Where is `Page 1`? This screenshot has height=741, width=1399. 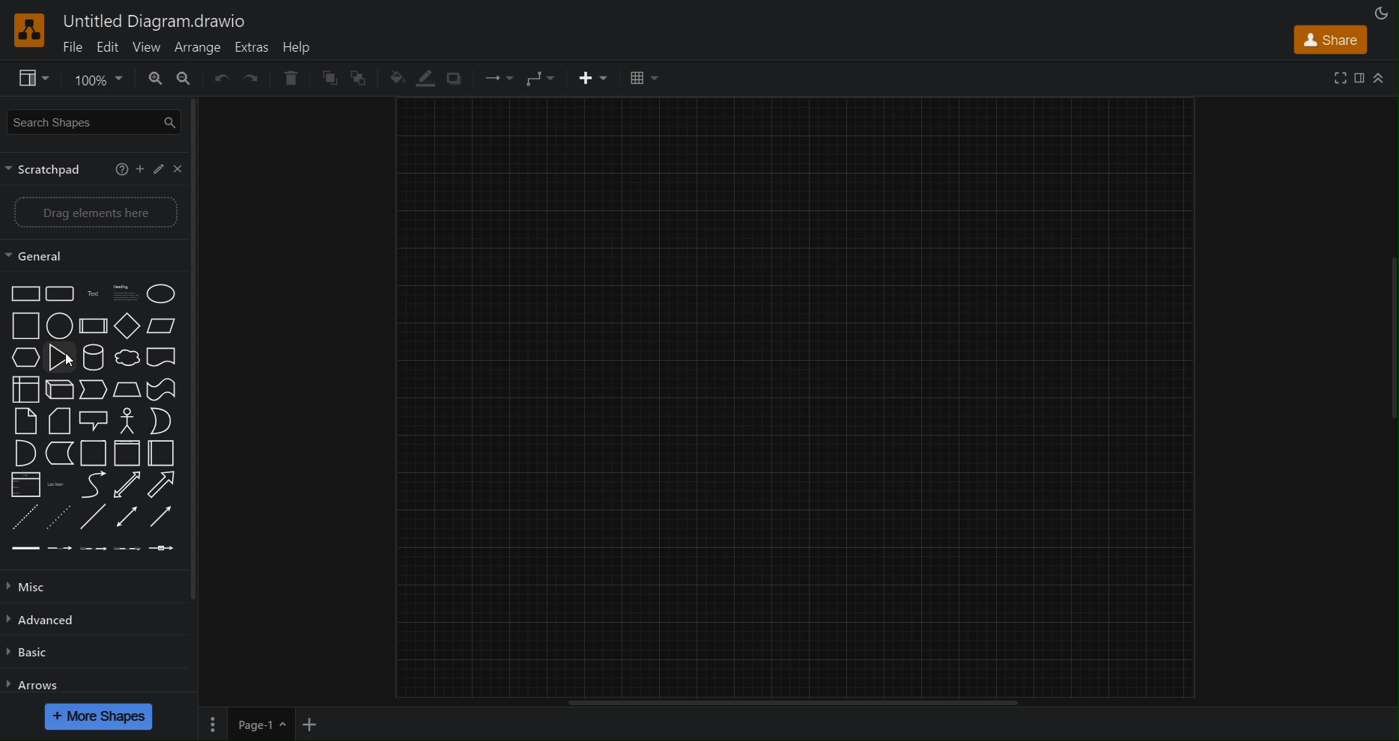
Page 1 is located at coordinates (259, 724).